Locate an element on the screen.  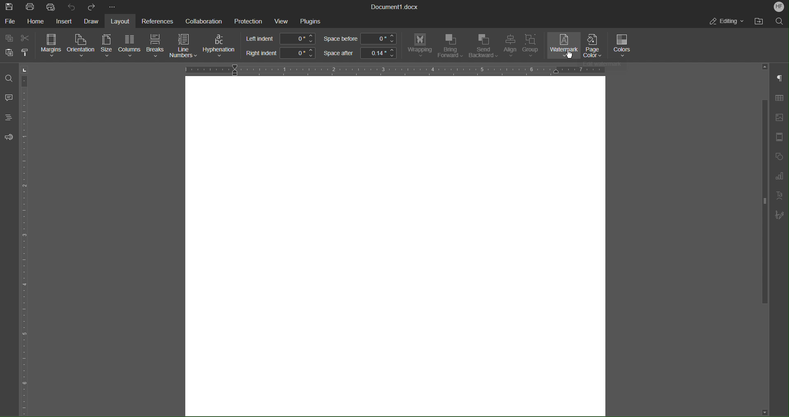
Account is located at coordinates (779, 7).